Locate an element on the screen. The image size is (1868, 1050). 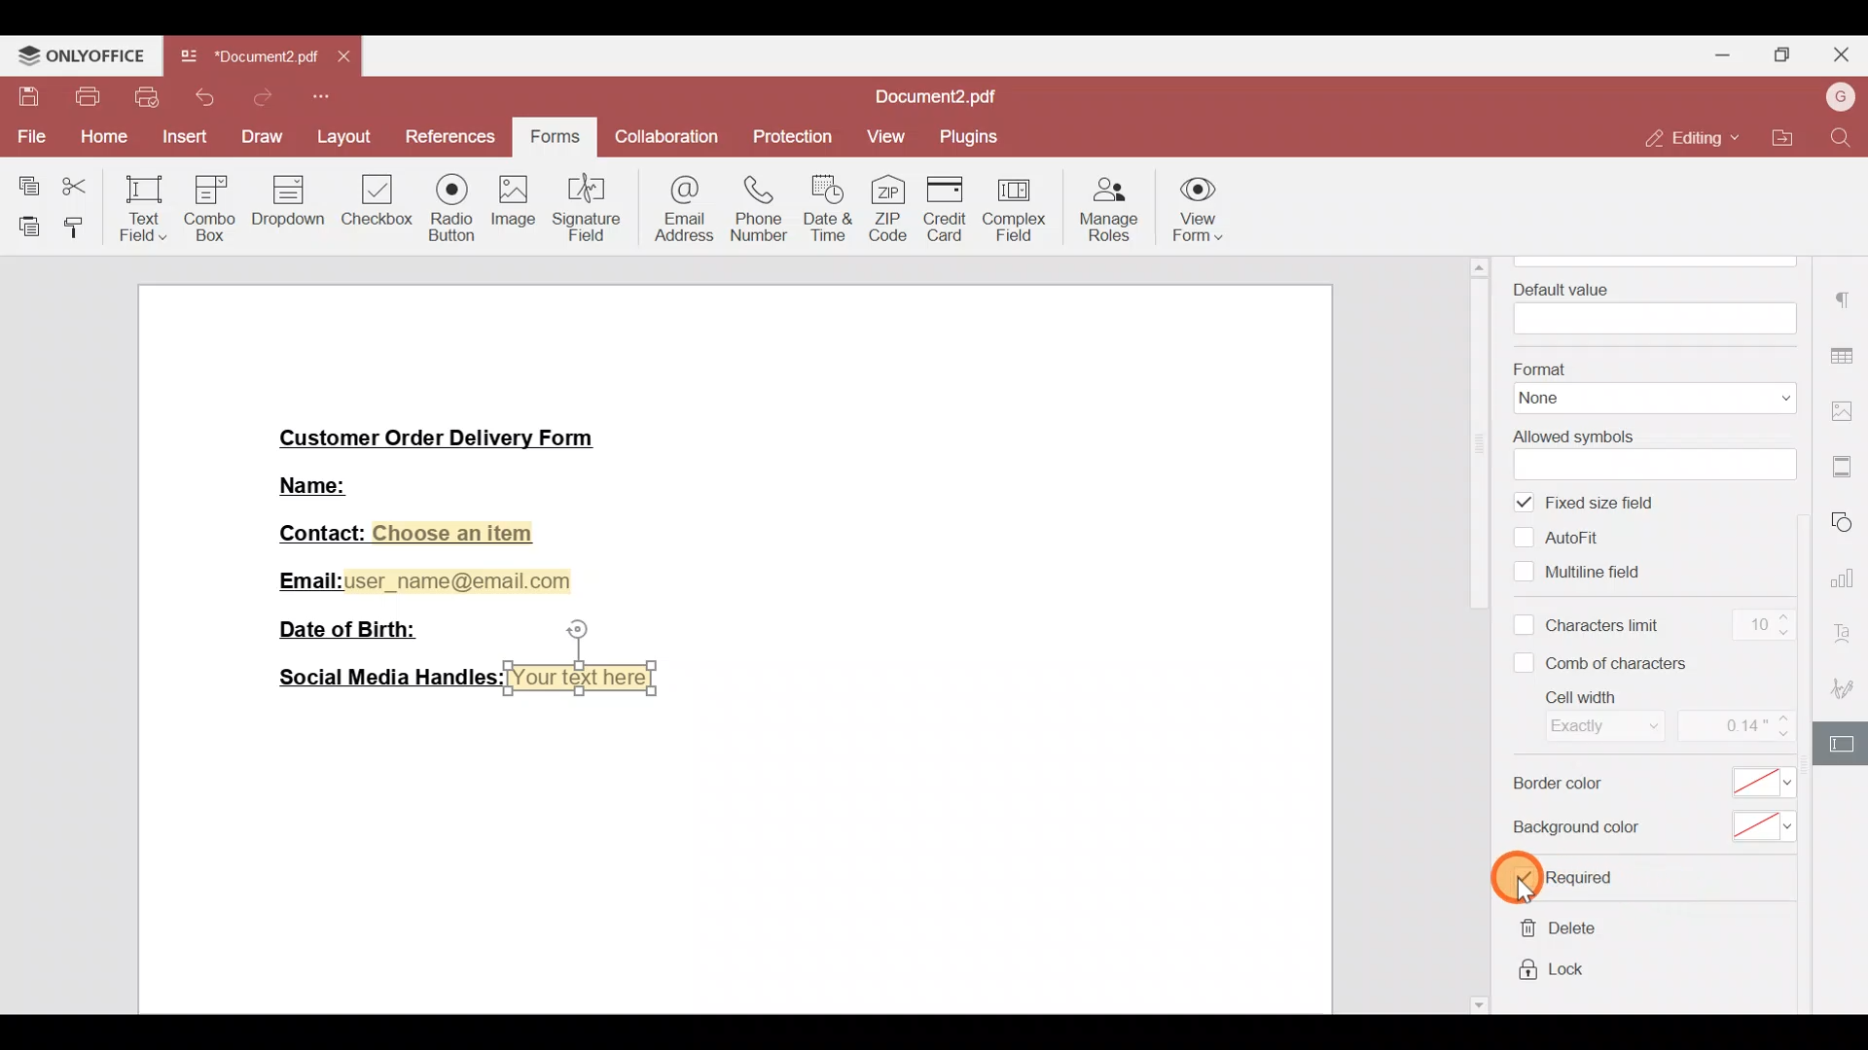
Table settings is located at coordinates (1845, 353).